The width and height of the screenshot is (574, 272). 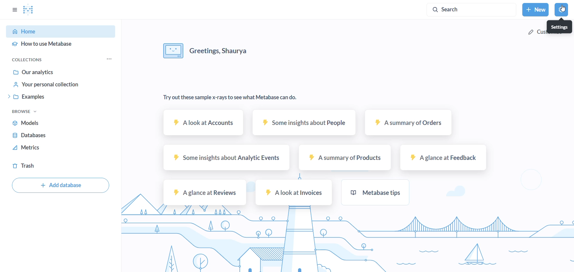 What do you see at coordinates (467, 10) in the screenshot?
I see `search button` at bounding box center [467, 10].